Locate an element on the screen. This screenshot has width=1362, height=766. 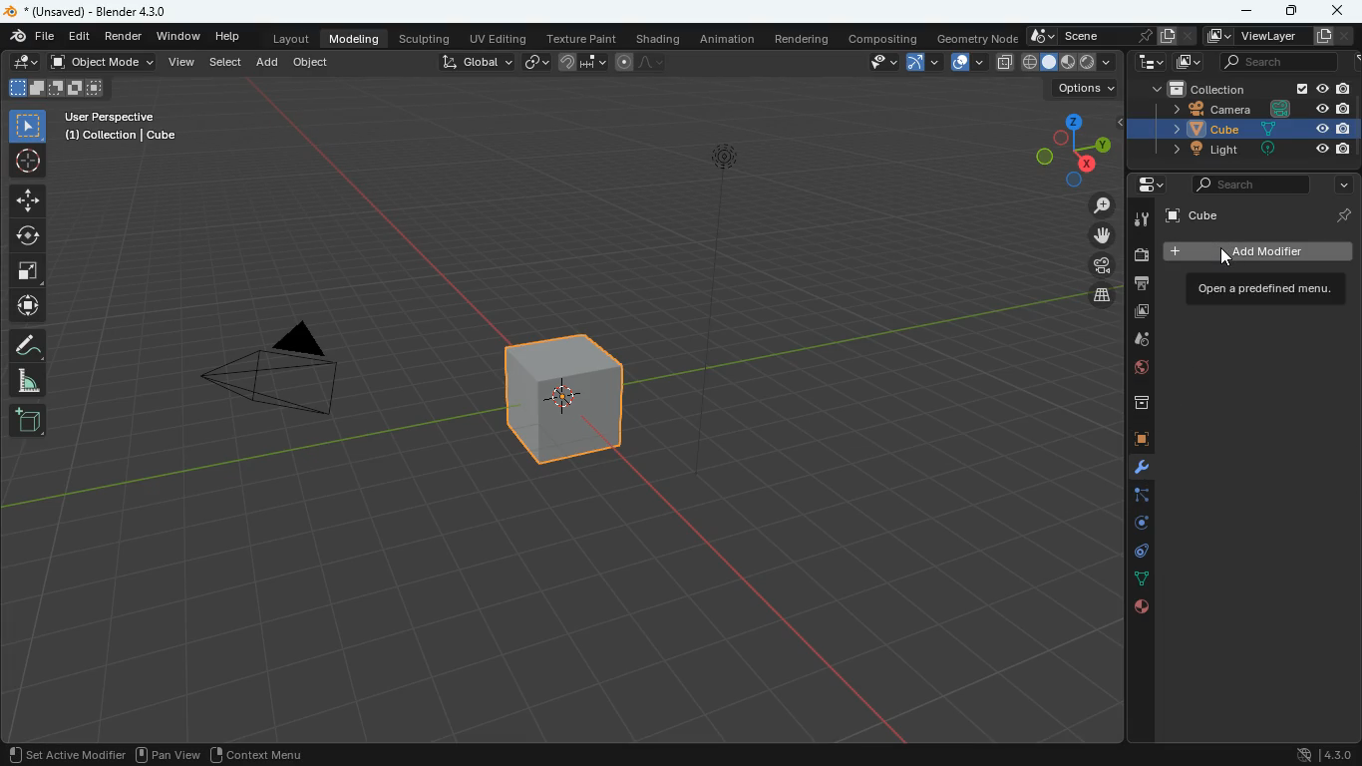
light is located at coordinates (1192, 150).